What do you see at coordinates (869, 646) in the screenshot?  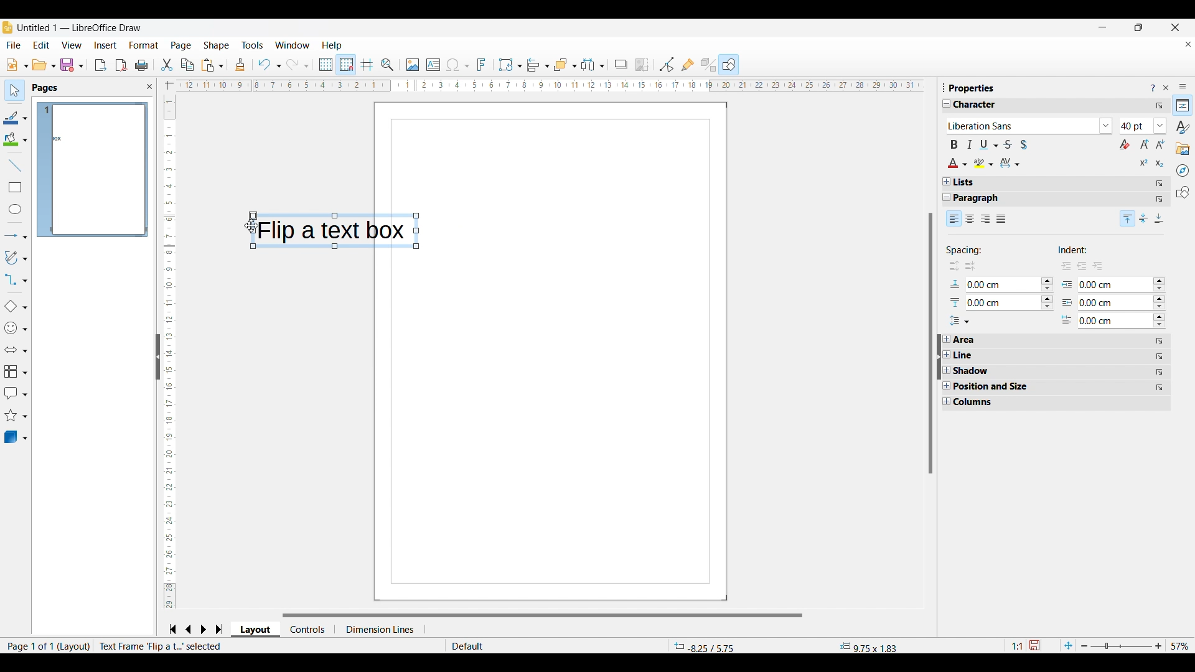 I see `9.75x1.83` at bounding box center [869, 646].